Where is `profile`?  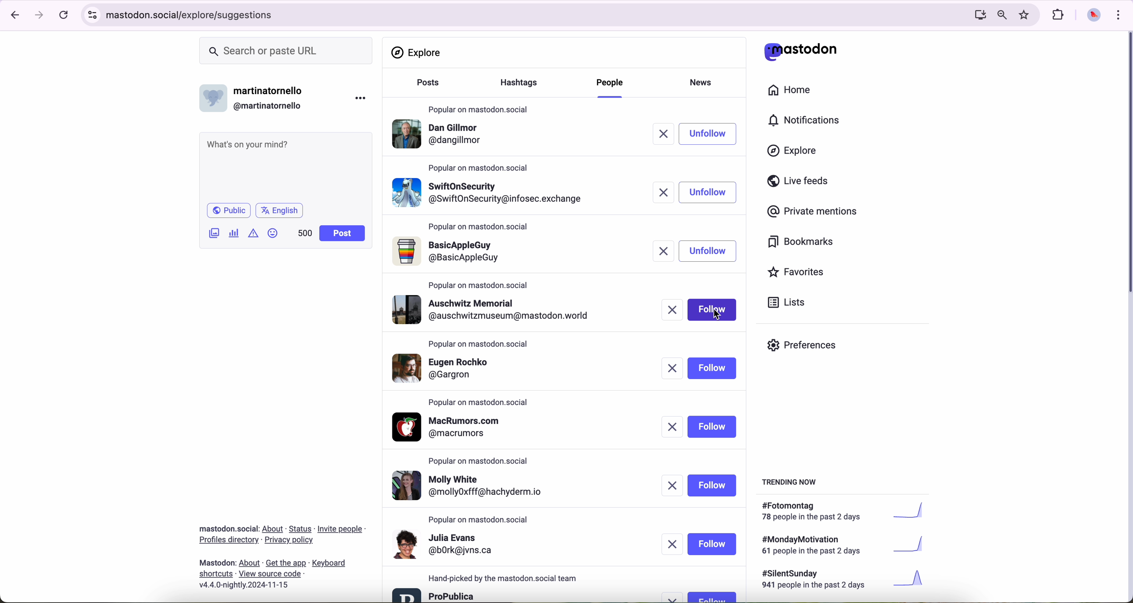
profile is located at coordinates (452, 367).